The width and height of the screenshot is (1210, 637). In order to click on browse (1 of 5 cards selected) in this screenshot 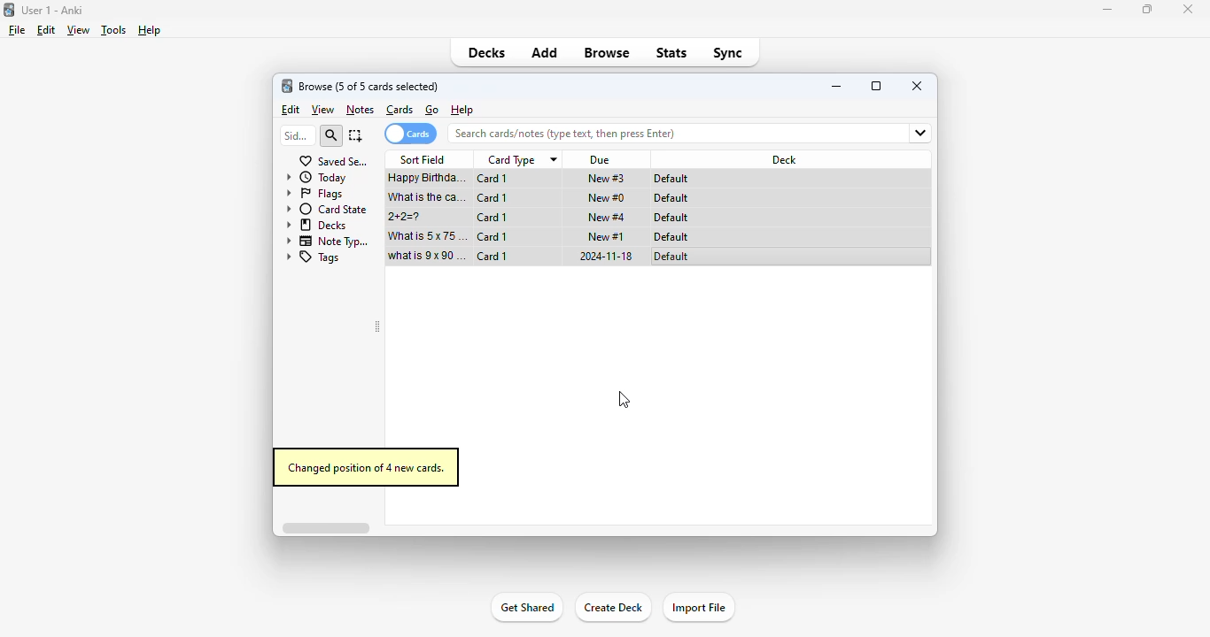, I will do `click(368, 87)`.